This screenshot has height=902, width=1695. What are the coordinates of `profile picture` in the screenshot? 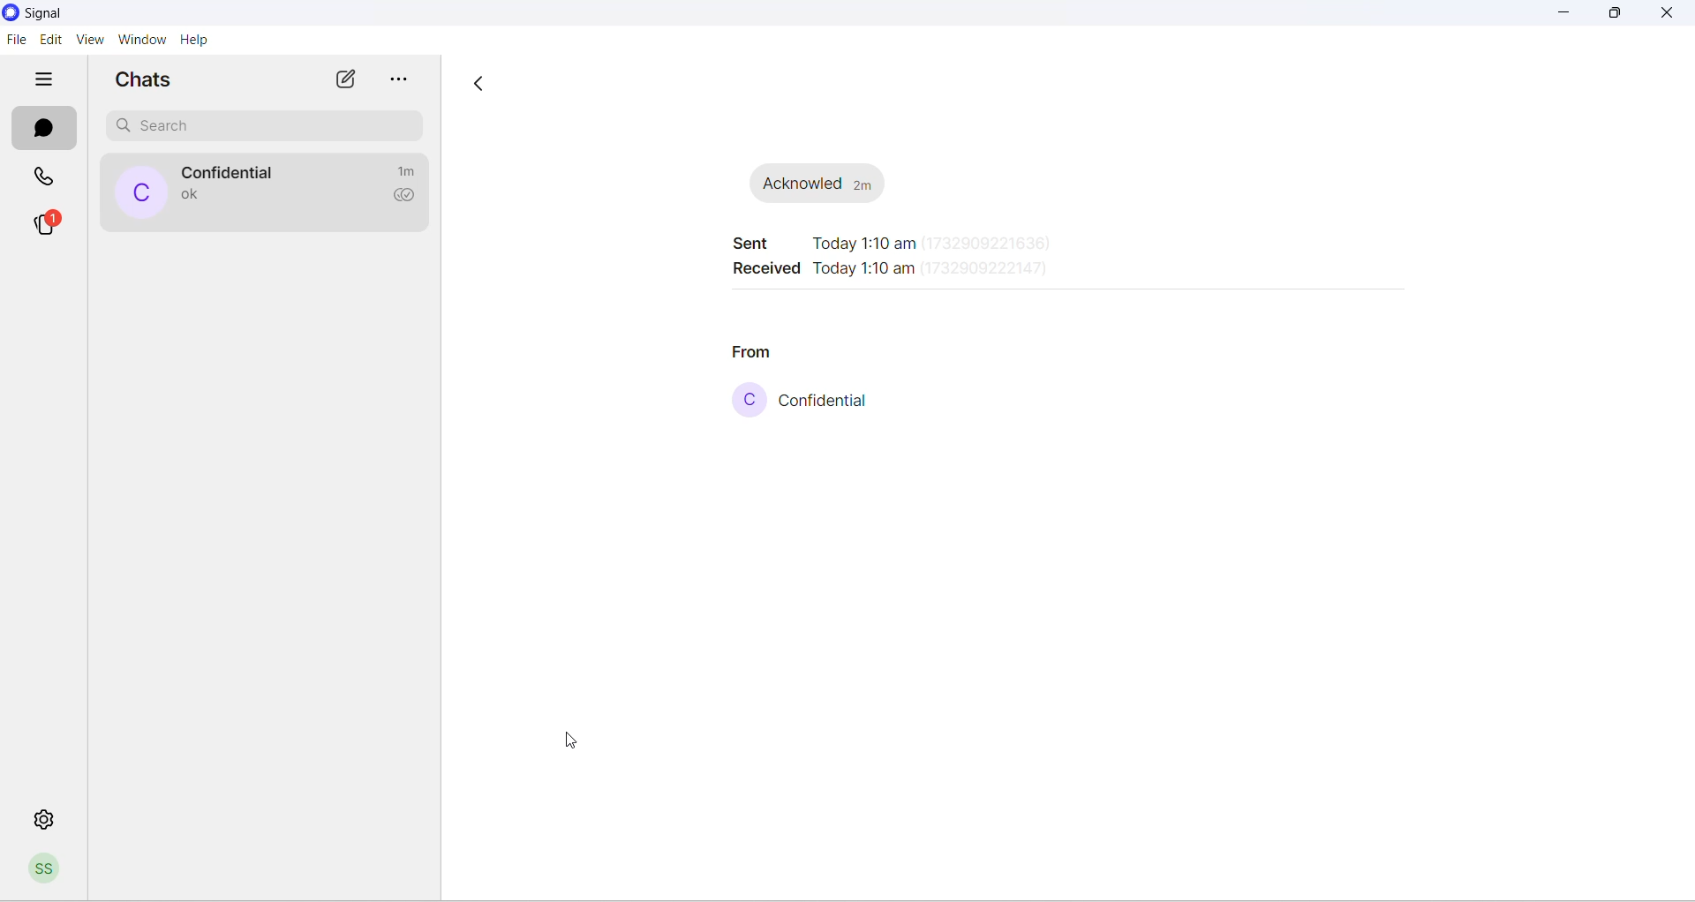 It's located at (139, 191).